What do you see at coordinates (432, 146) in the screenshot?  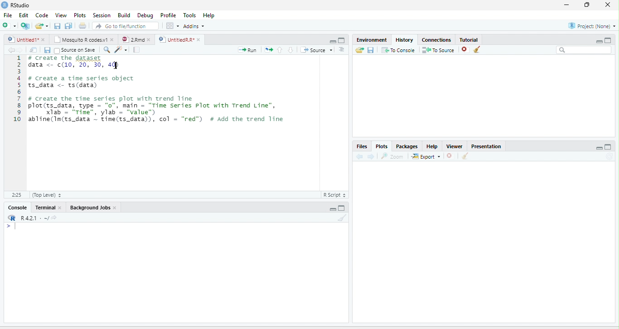 I see `Help` at bounding box center [432, 146].